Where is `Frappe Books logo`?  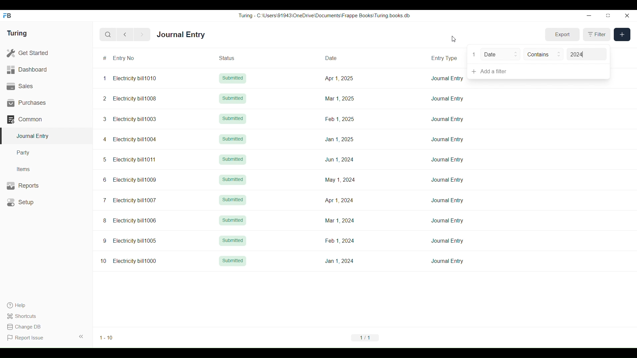 Frappe Books logo is located at coordinates (7, 16).